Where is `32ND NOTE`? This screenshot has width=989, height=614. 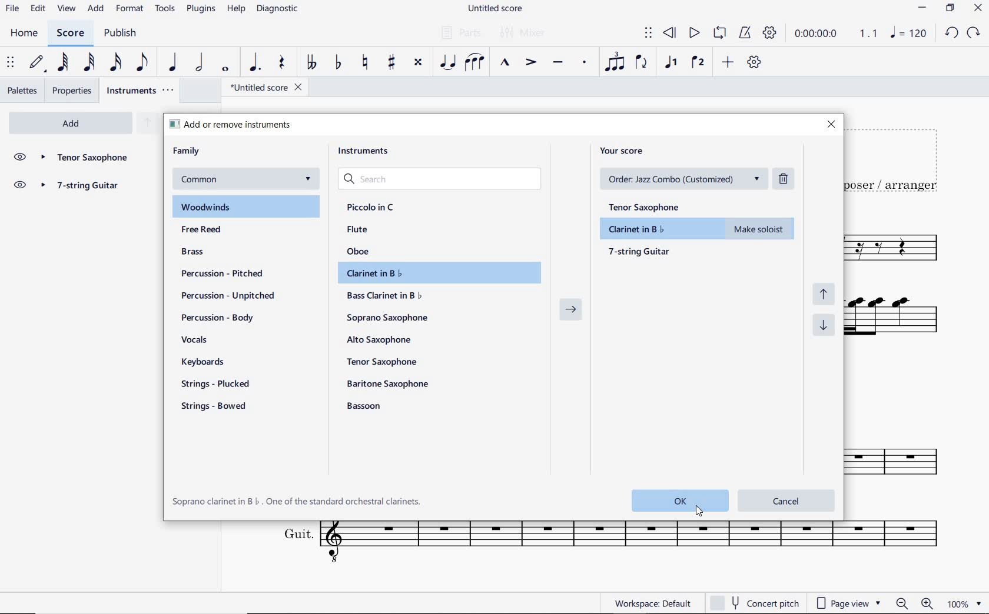 32ND NOTE is located at coordinates (91, 62).